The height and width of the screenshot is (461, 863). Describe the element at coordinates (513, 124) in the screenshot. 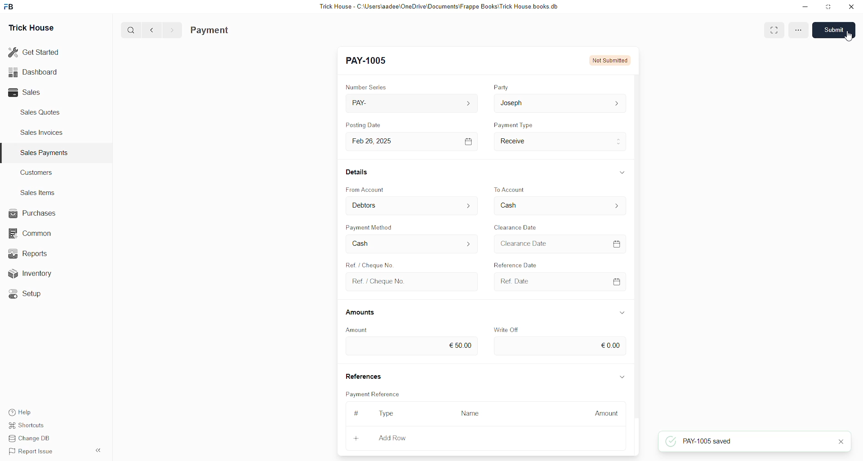

I see `Payment Type` at that location.